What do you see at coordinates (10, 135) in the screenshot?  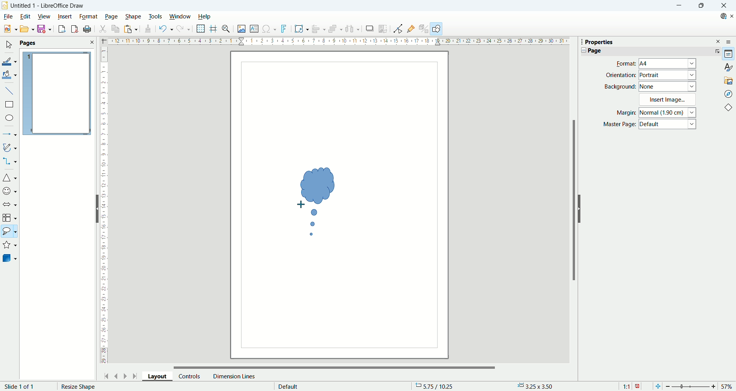 I see `lines and arrows` at bounding box center [10, 135].